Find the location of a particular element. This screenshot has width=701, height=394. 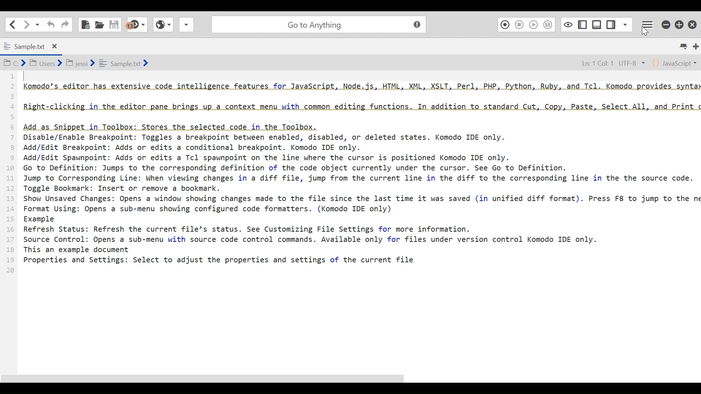

Record Macro is located at coordinates (505, 24).